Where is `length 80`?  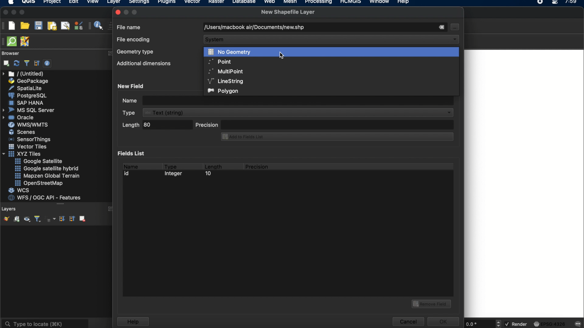
length 80 is located at coordinates (156, 126).